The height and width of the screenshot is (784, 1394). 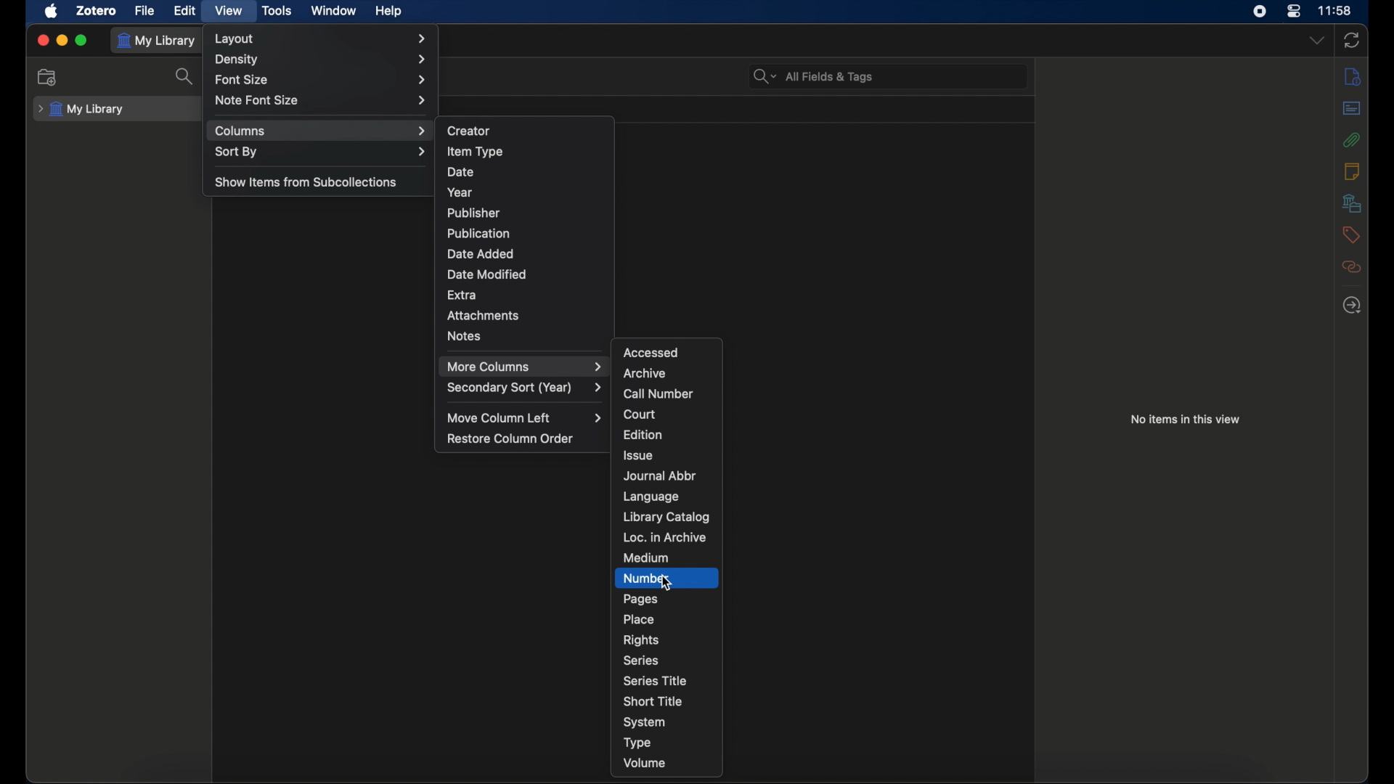 I want to click on accessed, so click(x=651, y=352).